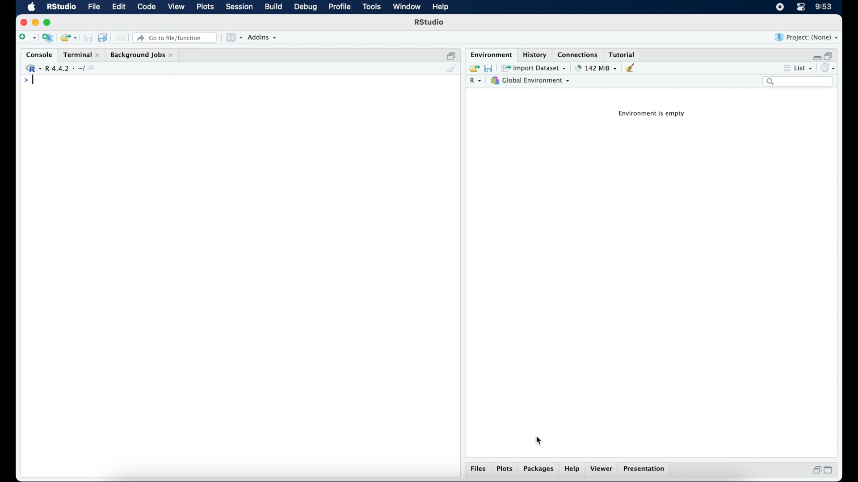 The image size is (858, 482). Describe the element at coordinates (103, 37) in the screenshot. I see `save all open documents` at that location.